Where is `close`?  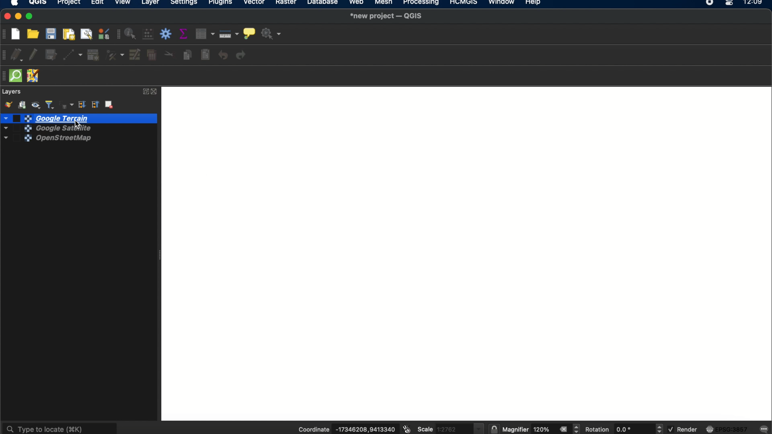
close is located at coordinates (156, 92).